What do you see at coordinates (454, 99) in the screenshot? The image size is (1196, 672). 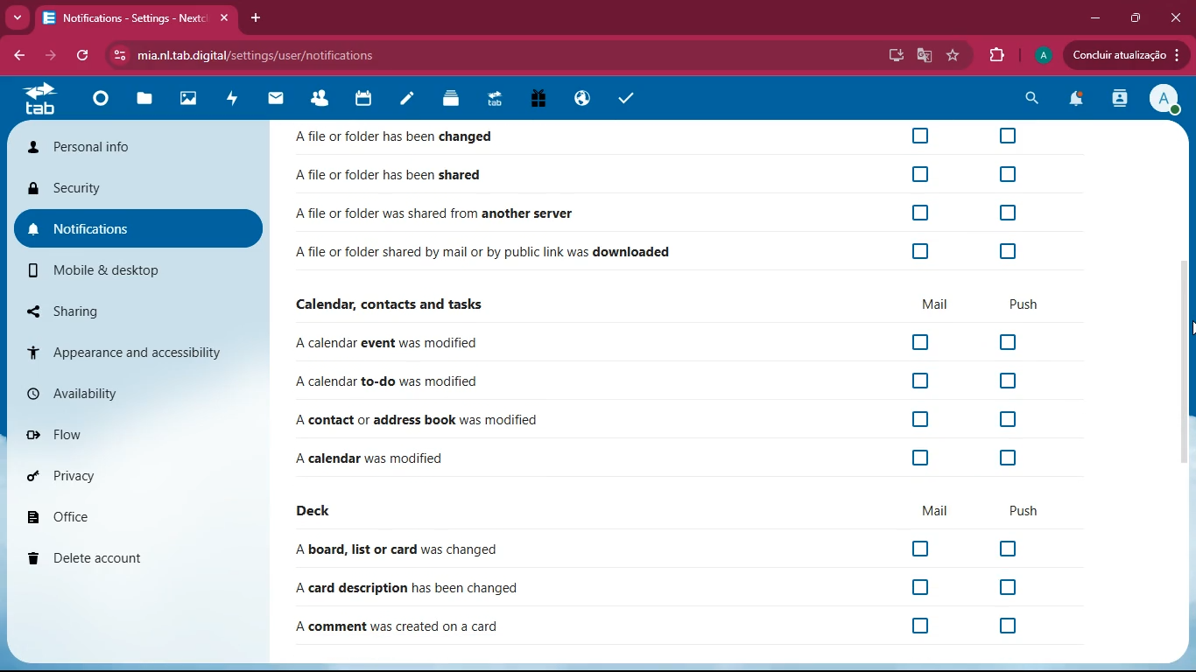 I see `layers` at bounding box center [454, 99].